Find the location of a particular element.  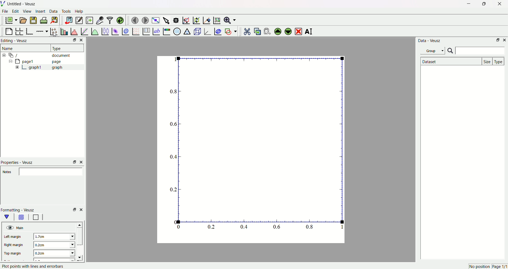

cut the widgets is located at coordinates (247, 31).